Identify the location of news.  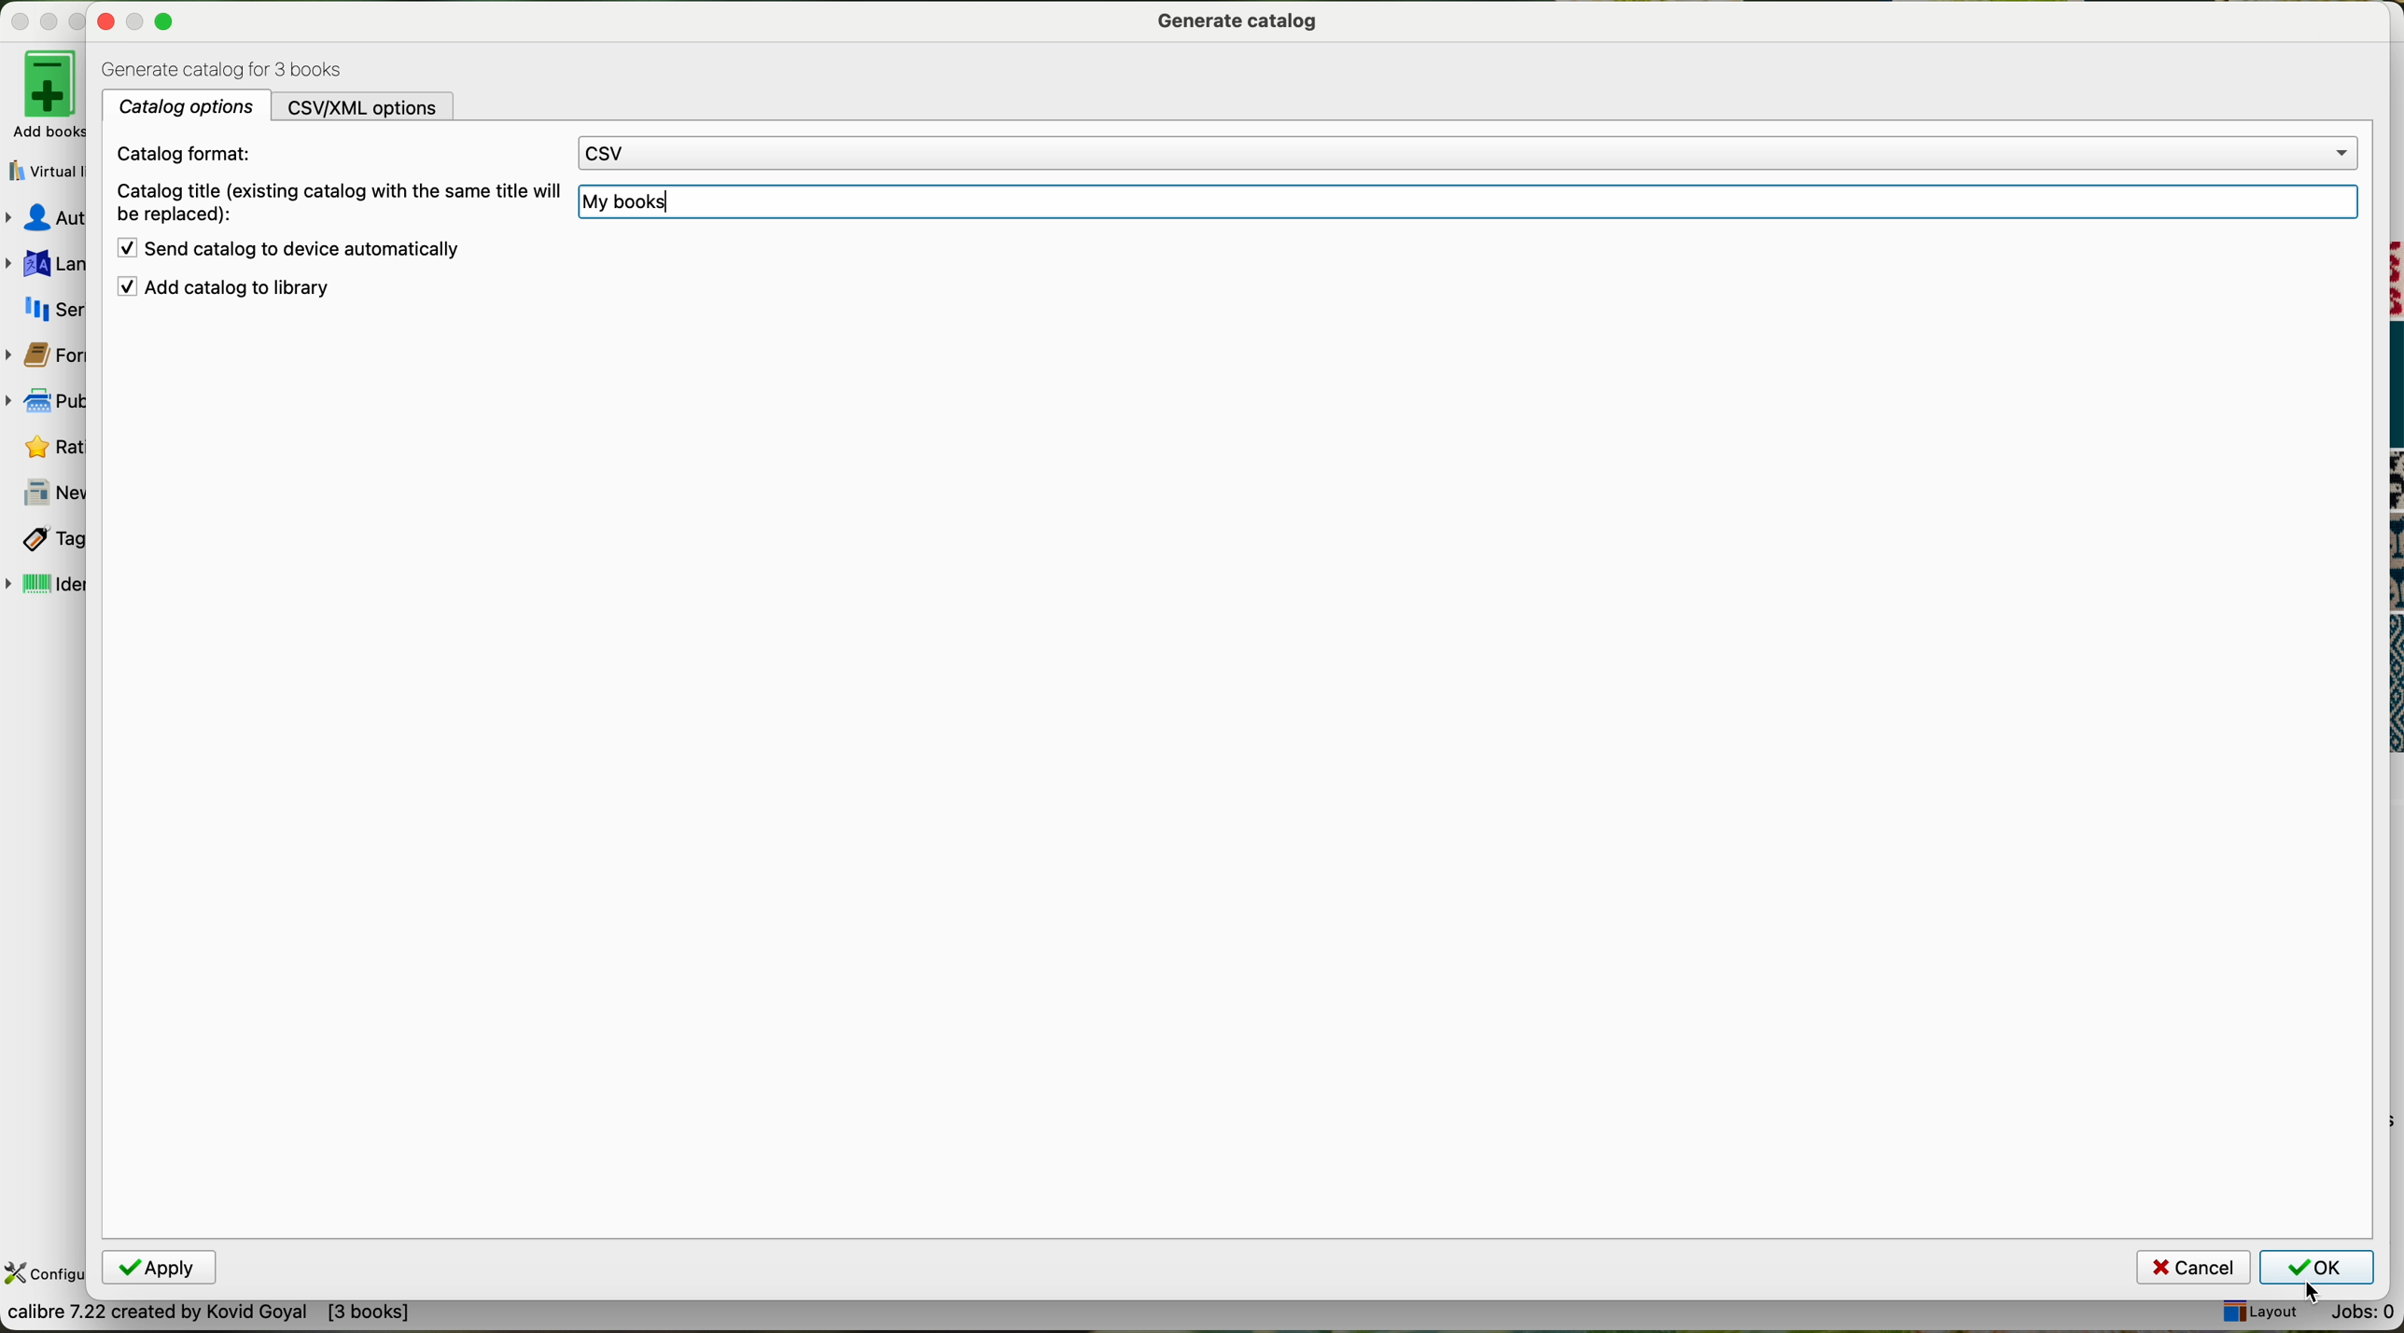
(40, 493).